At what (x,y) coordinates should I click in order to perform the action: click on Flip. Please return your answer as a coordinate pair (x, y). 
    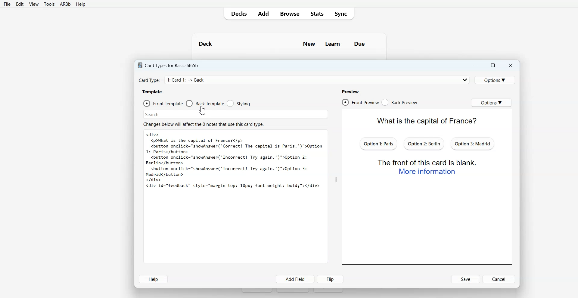
    Looking at the image, I should click on (331, 279).